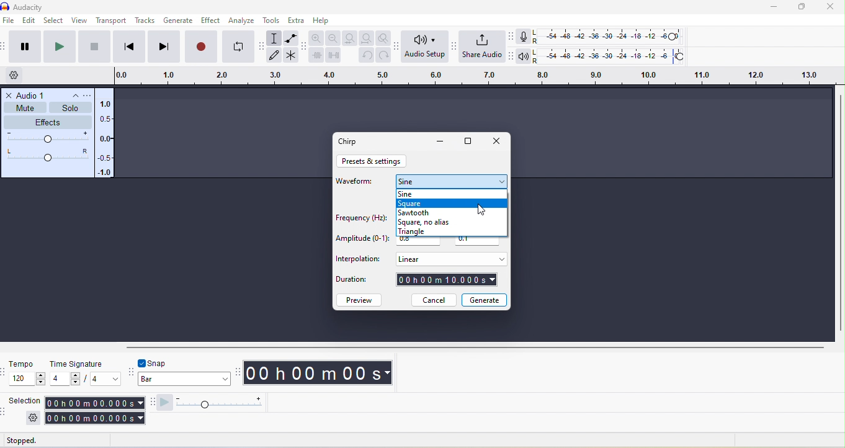 This screenshot has width=845, height=448. I want to click on pause, so click(24, 47).